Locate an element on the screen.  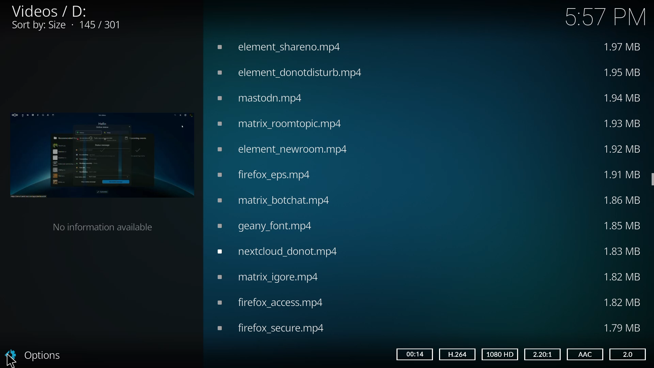
sort by size is located at coordinates (68, 26).